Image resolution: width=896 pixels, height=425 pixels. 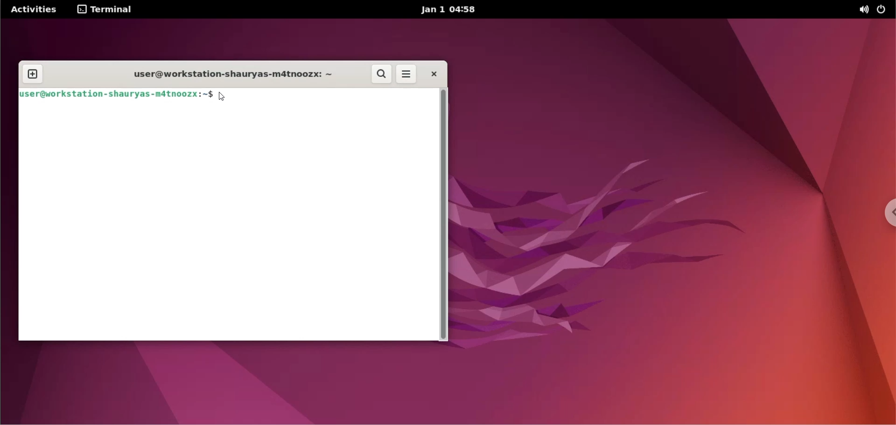 I want to click on terminal, so click(x=105, y=10).